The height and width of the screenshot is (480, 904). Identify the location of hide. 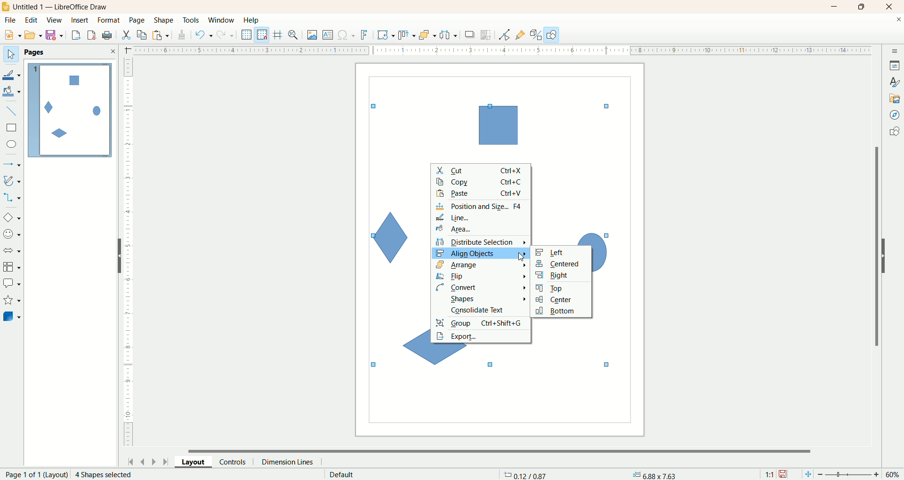
(115, 258).